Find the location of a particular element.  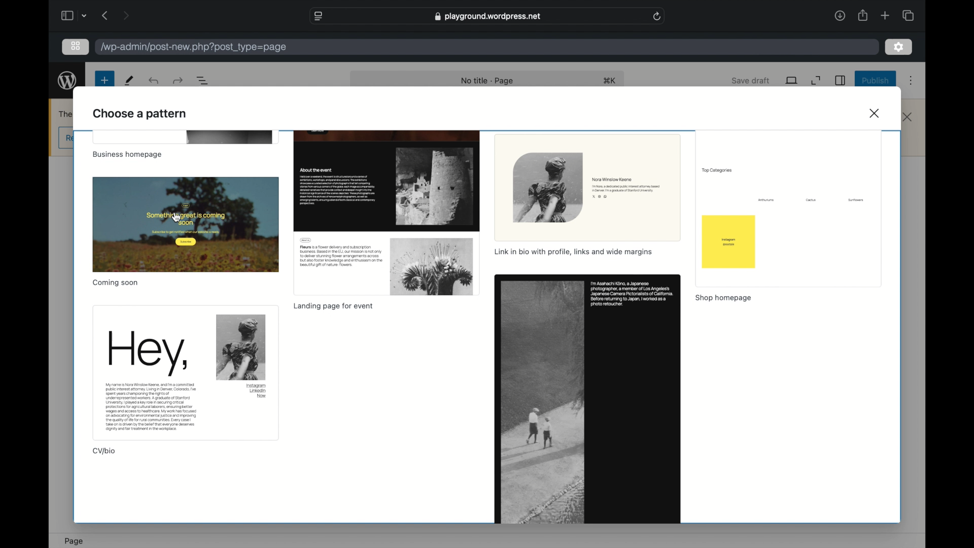

show tab overview is located at coordinates (908, 15).